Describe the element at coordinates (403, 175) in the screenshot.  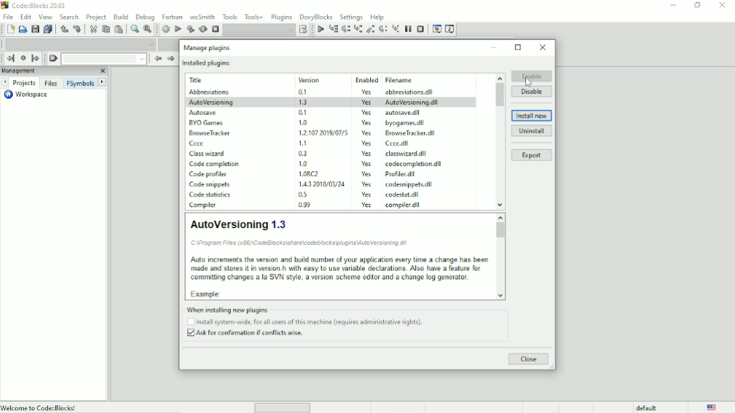
I see `file` at that location.